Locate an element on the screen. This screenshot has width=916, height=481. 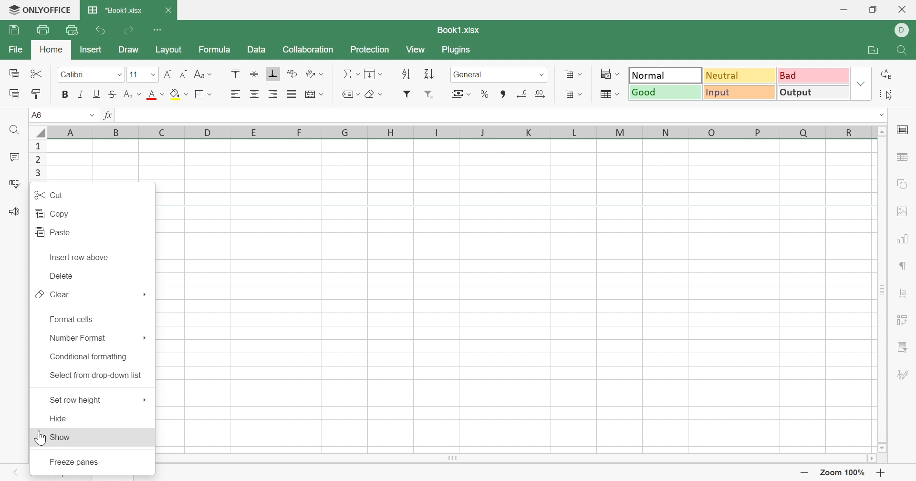
Insert row above is located at coordinates (78, 257).